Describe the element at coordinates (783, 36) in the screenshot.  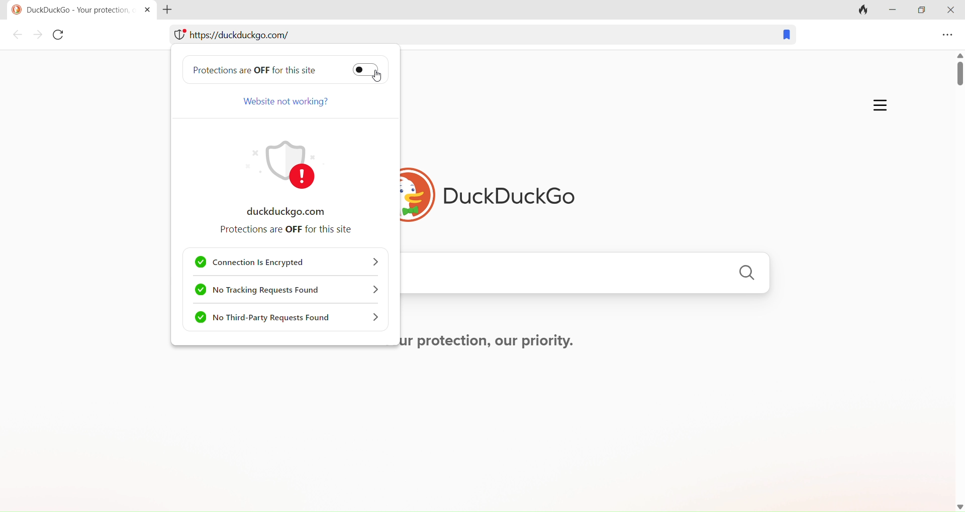
I see `bookmark this tab` at that location.